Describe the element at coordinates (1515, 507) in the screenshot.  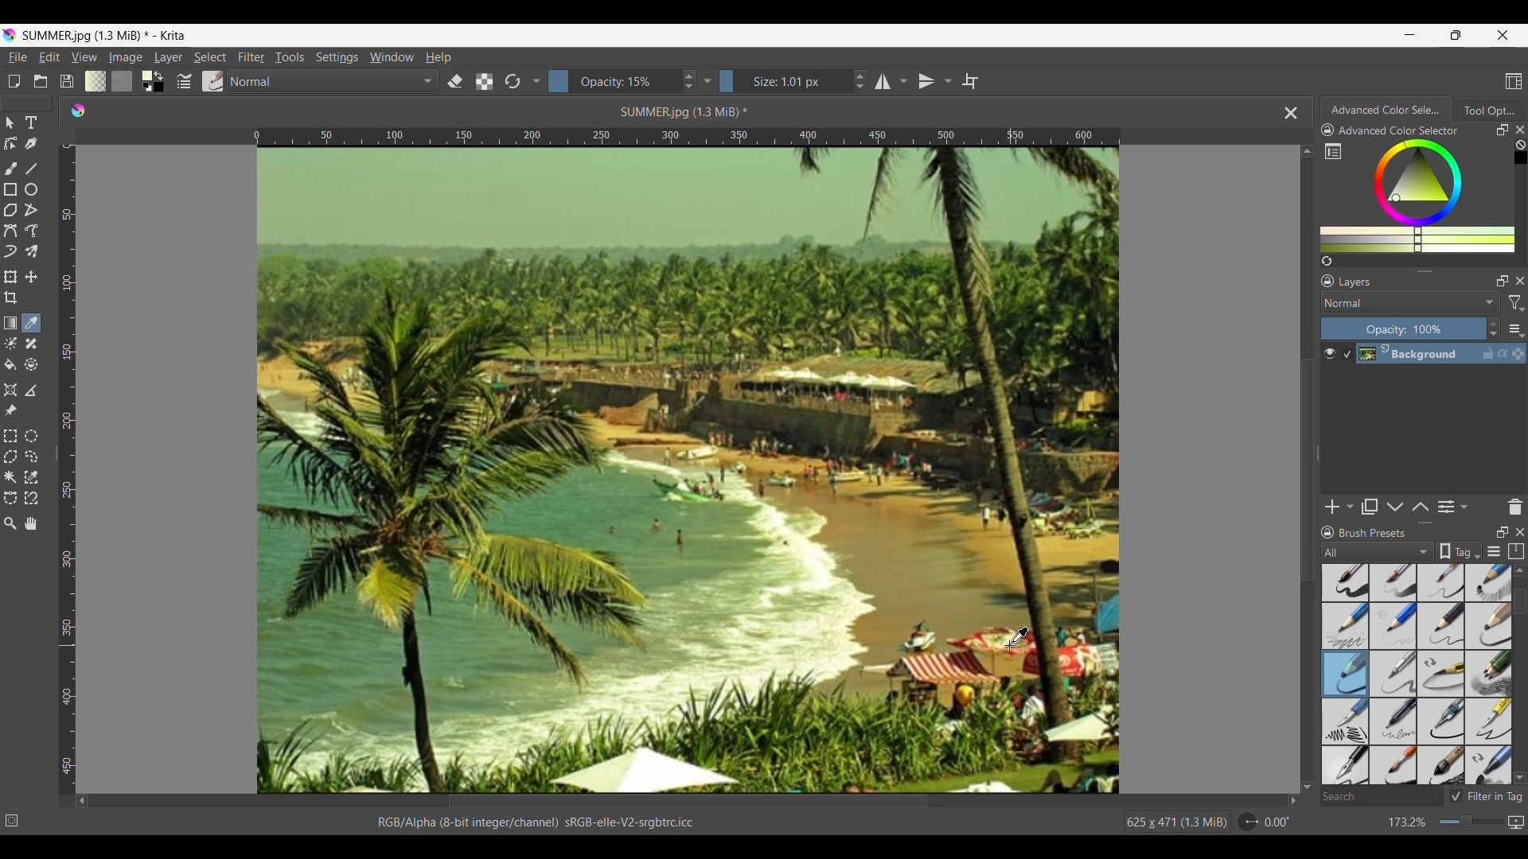
I see `Delete presets` at that location.